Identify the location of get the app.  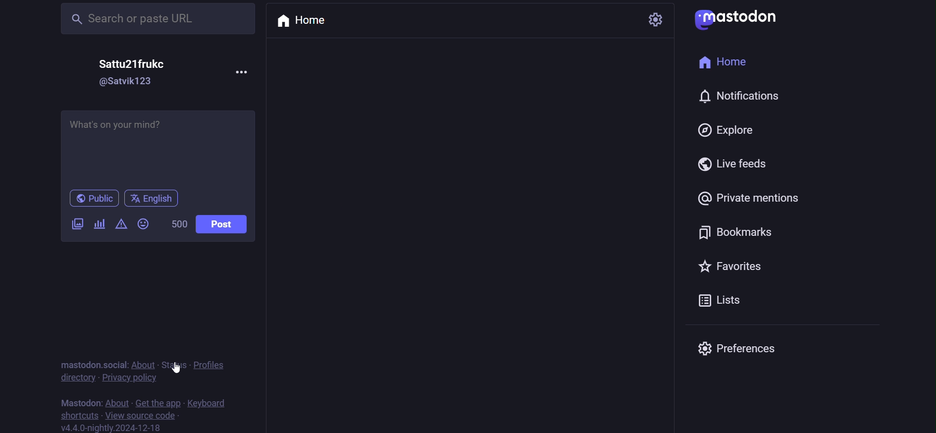
(157, 404).